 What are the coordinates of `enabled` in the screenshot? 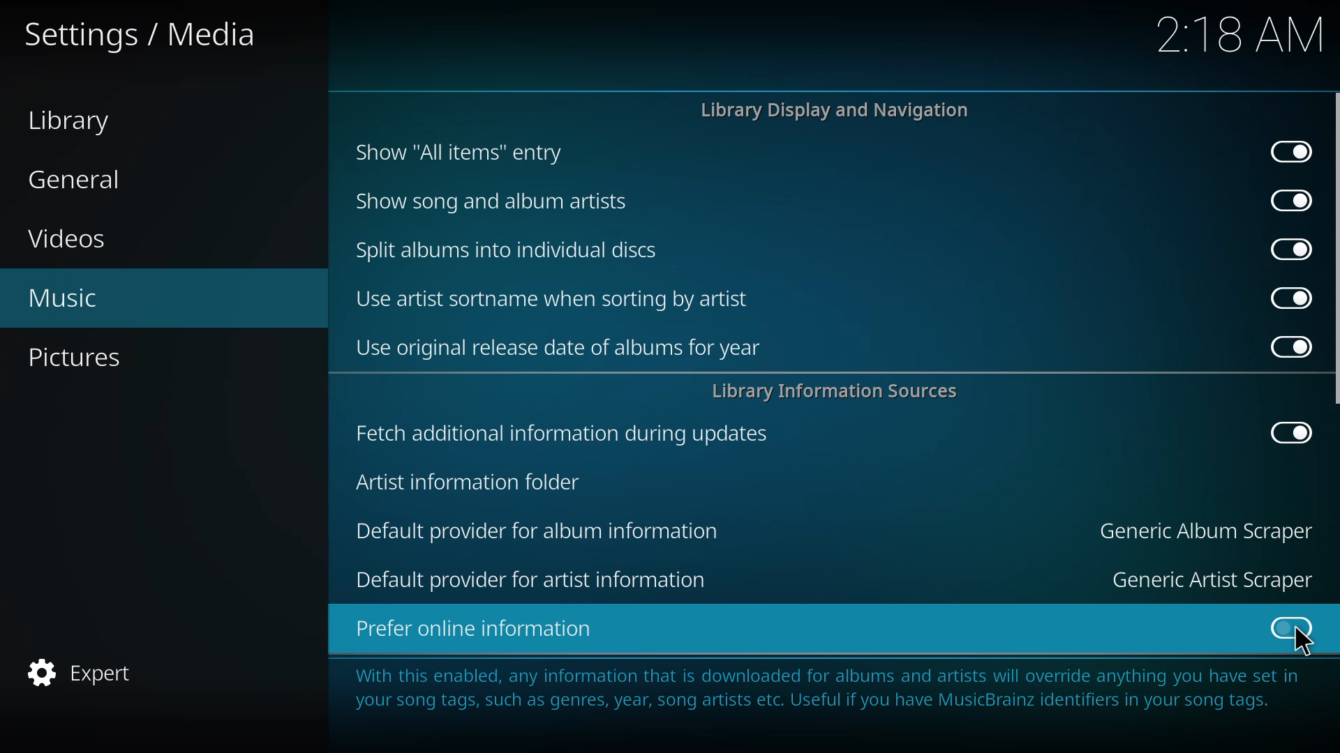 It's located at (1286, 248).